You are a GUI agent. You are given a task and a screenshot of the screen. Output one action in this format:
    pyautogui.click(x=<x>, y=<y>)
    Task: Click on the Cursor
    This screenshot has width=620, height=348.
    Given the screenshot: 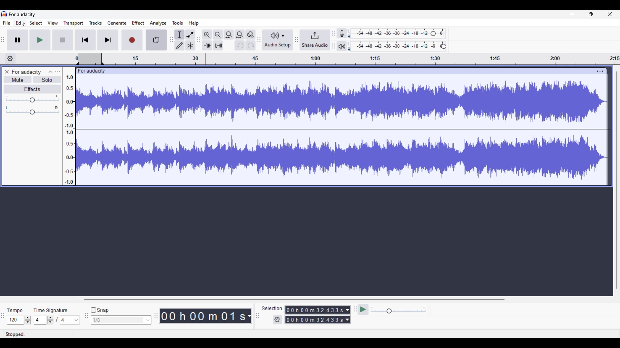 What is the action you would take?
    pyautogui.click(x=23, y=23)
    